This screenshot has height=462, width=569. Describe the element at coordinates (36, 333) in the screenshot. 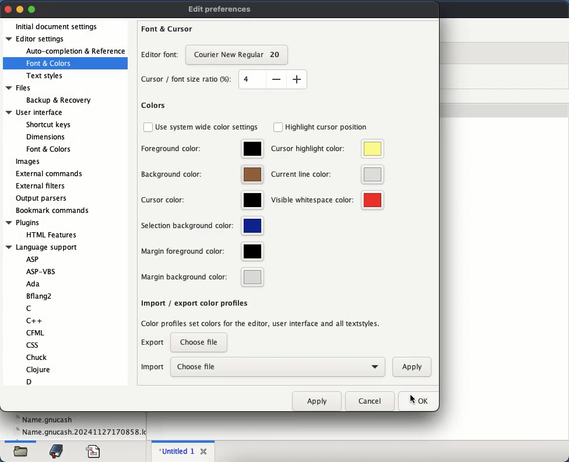

I see `CFML` at that location.